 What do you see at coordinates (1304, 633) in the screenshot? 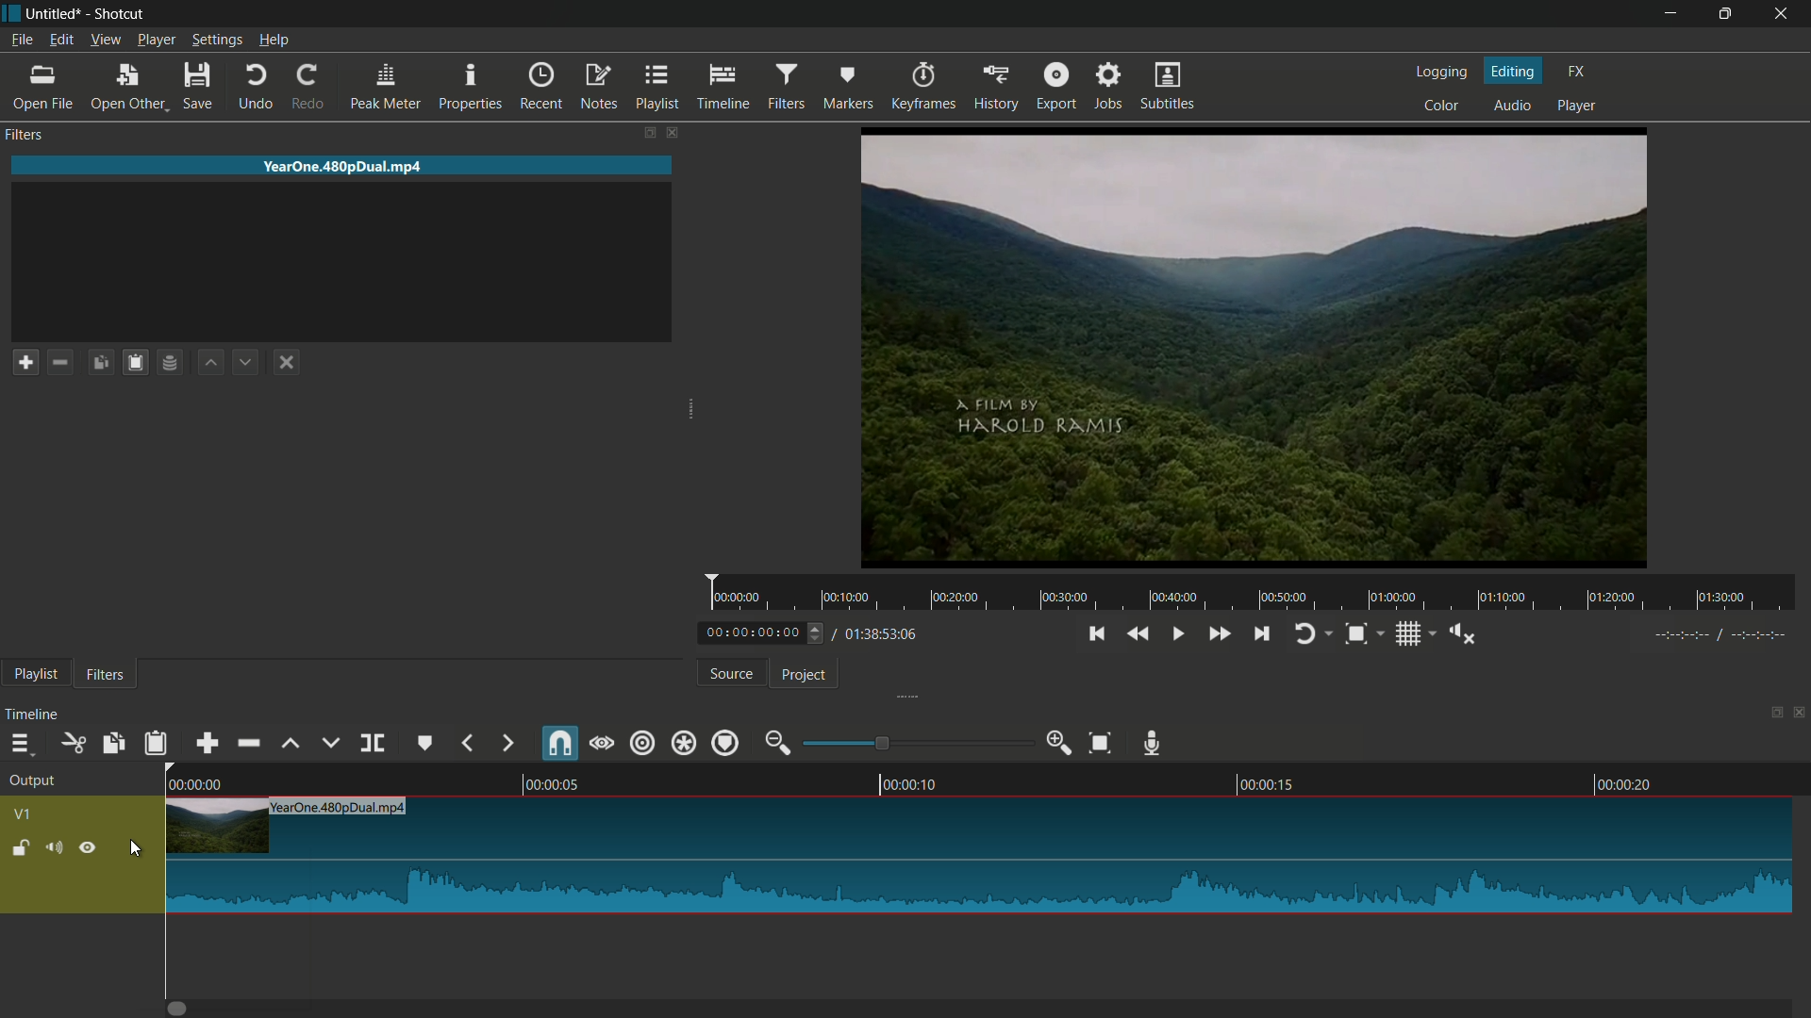
I see `toggle player looping` at bounding box center [1304, 633].